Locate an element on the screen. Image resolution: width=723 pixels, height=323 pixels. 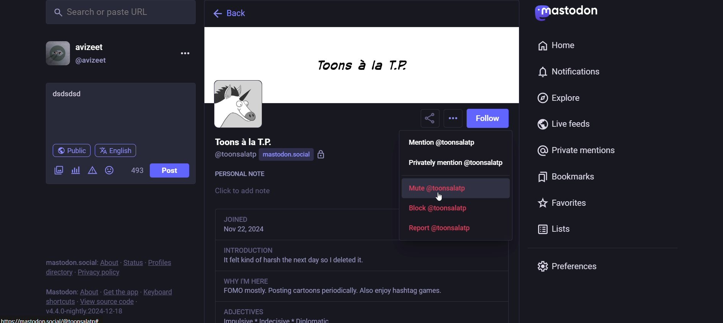
text is located at coordinates (59, 289).